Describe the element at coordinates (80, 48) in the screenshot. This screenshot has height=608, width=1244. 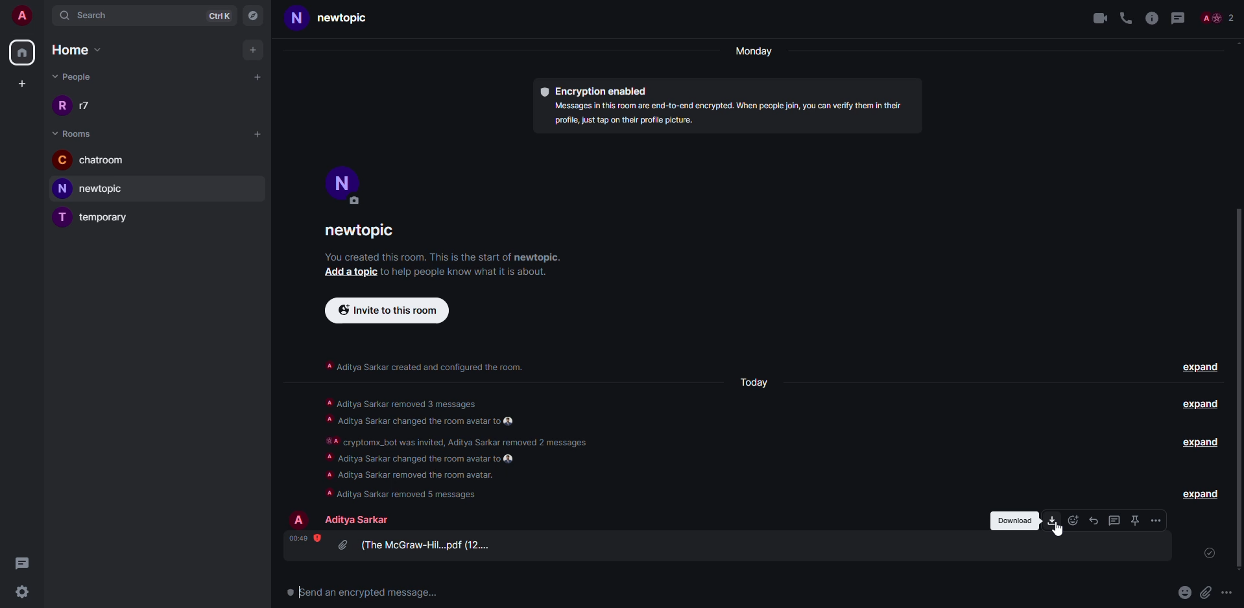
I see `home` at that location.